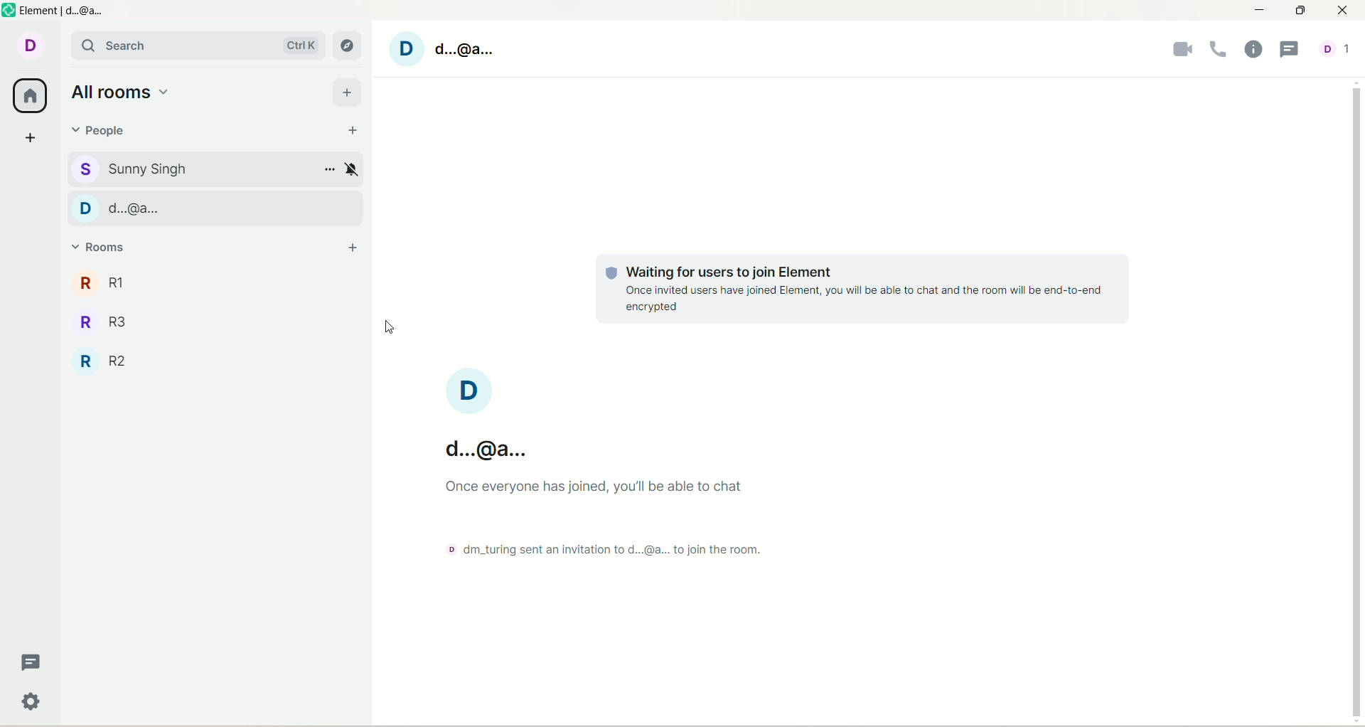 This screenshot has height=727, width=1365. I want to click on scroll down, so click(1356, 722).